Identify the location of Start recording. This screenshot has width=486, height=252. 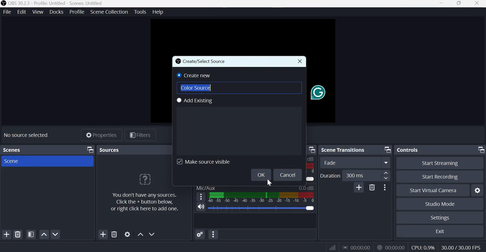
(443, 177).